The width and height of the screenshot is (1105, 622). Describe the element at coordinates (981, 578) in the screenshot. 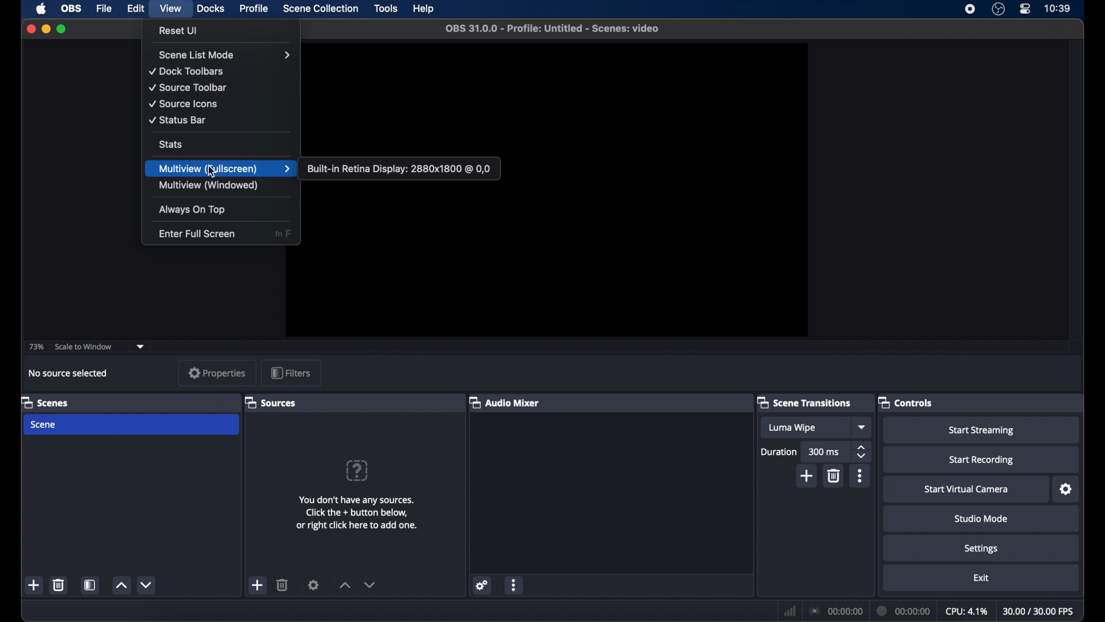

I see `exit` at that location.